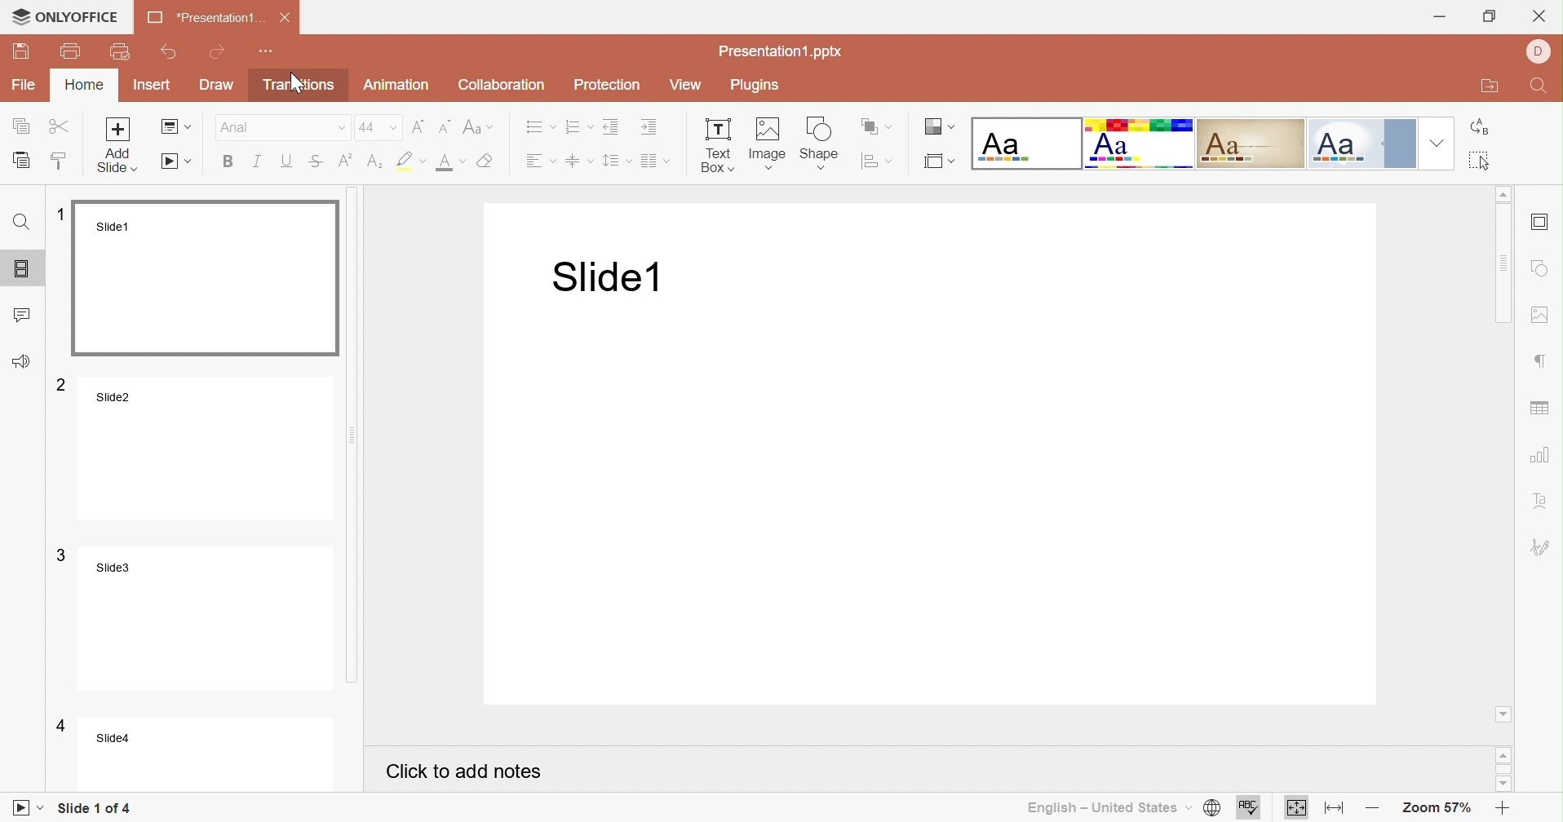  What do you see at coordinates (1504, 713) in the screenshot?
I see `Scroll down` at bounding box center [1504, 713].